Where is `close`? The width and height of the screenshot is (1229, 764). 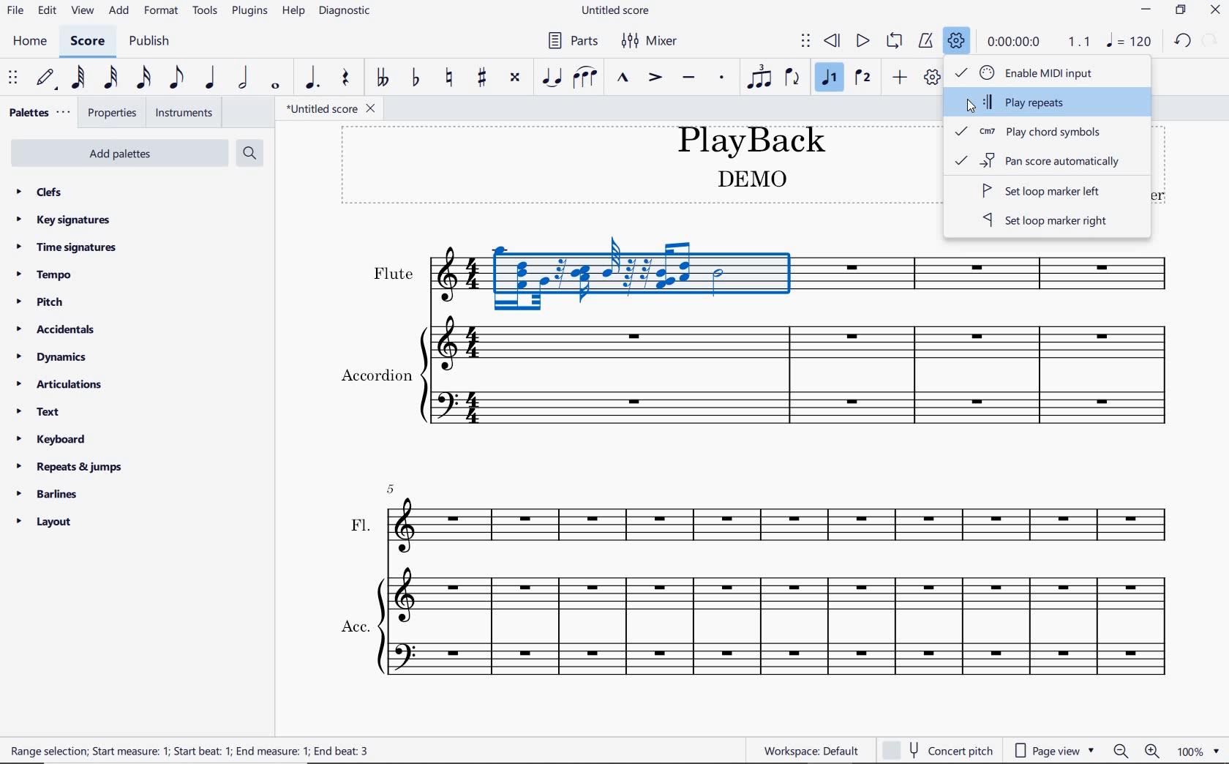 close is located at coordinates (1216, 11).